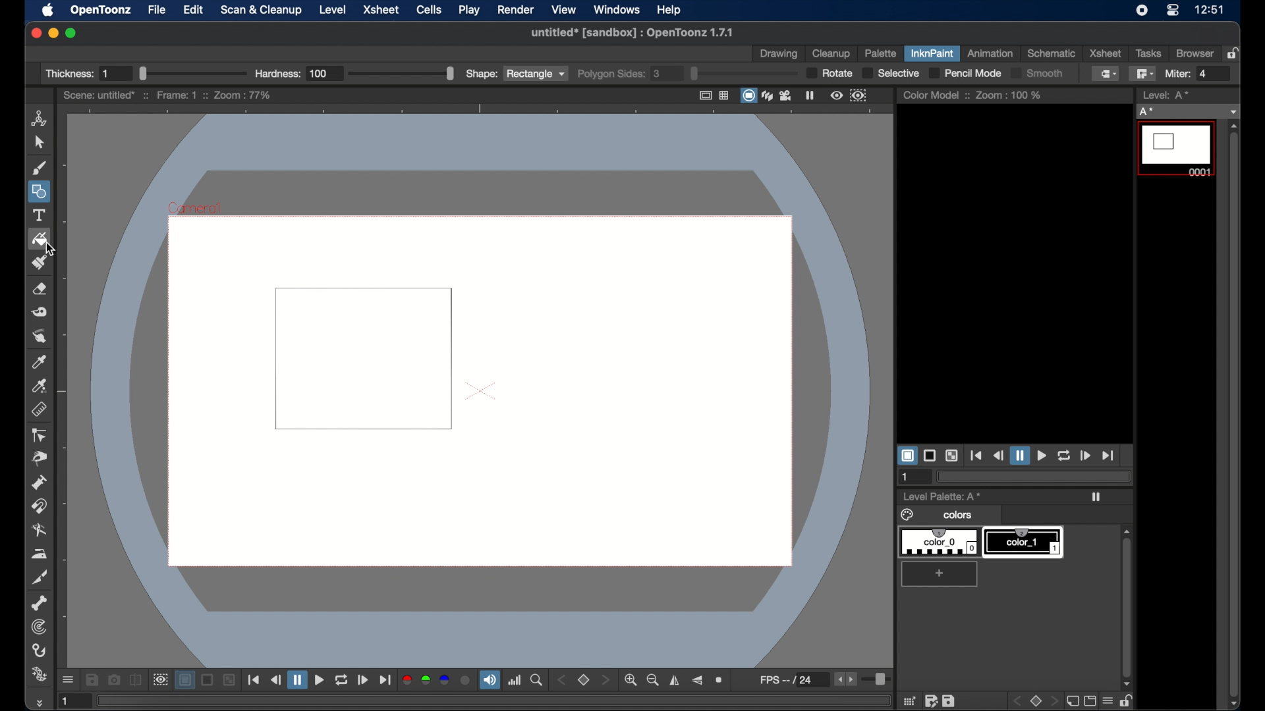 The width and height of the screenshot is (1265, 711). What do you see at coordinates (932, 700) in the screenshot?
I see `edit` at bounding box center [932, 700].